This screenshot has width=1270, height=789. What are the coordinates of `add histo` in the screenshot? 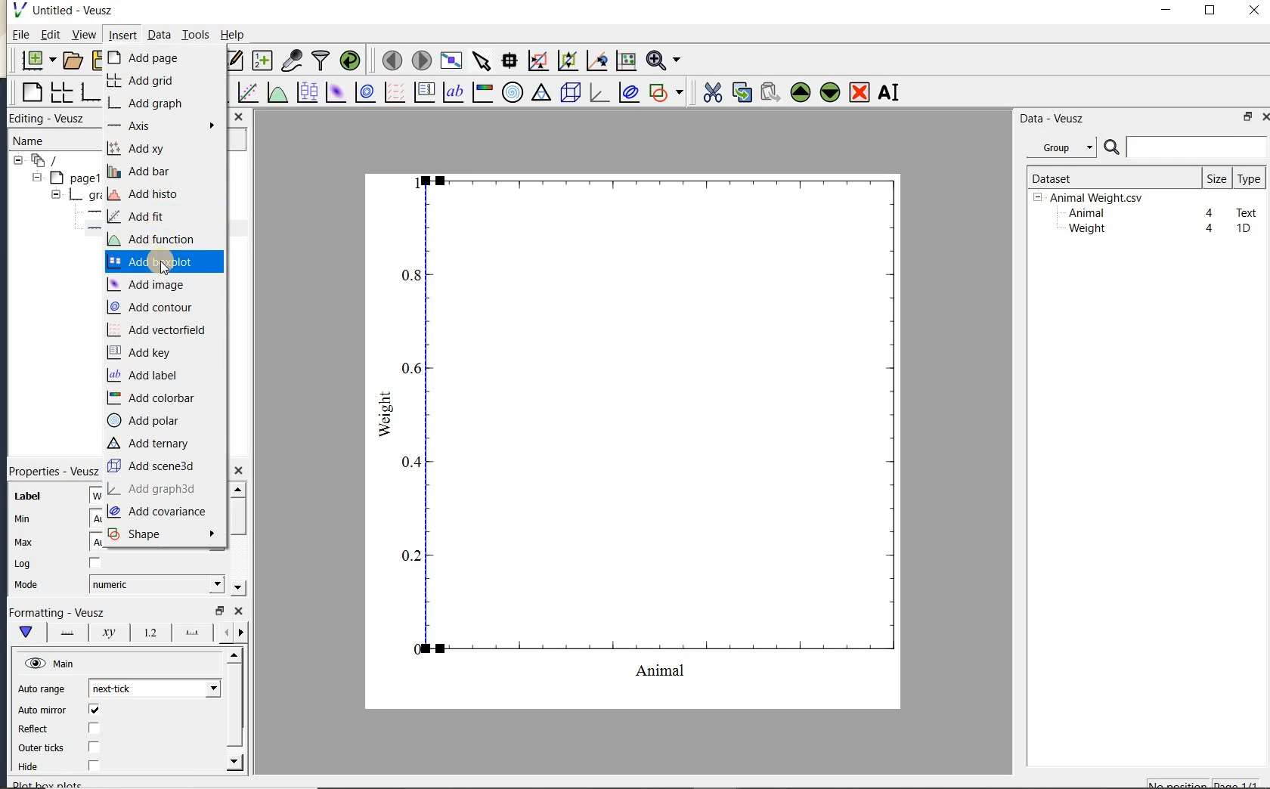 It's located at (147, 194).